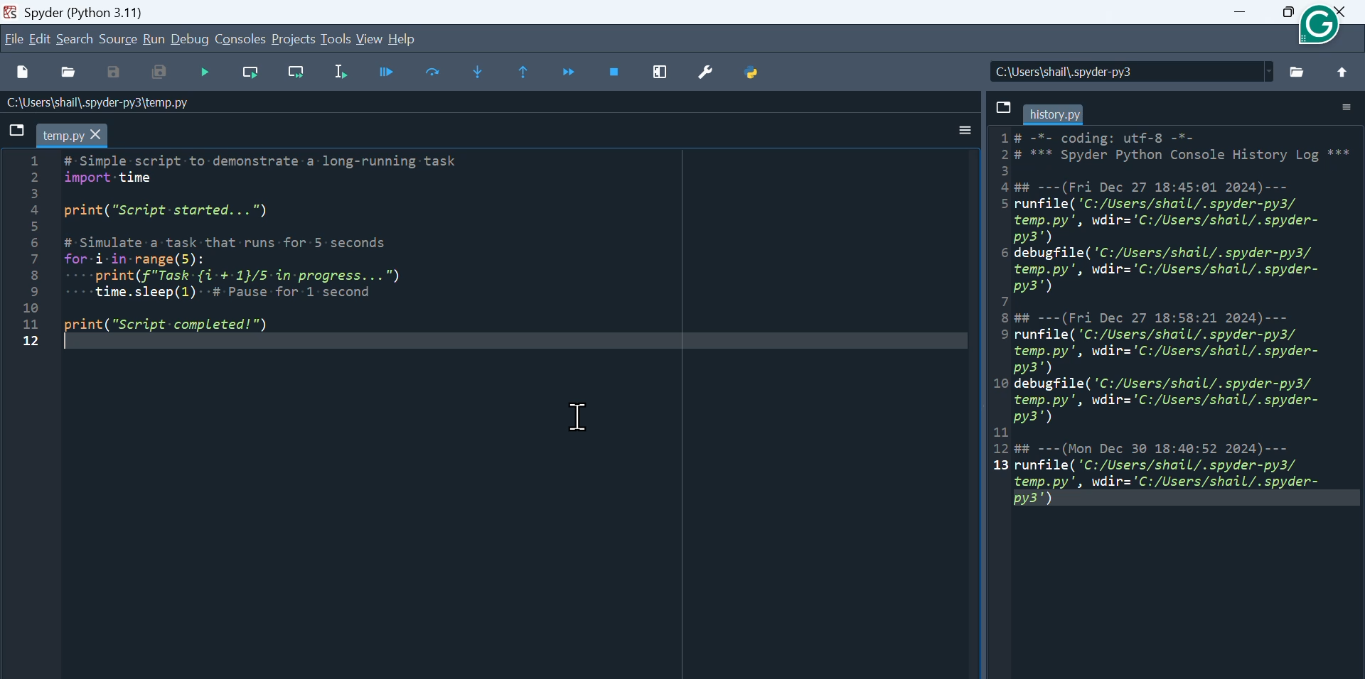 This screenshot has width=1365, height=679. Describe the element at coordinates (1242, 13) in the screenshot. I see `Minimize` at that location.